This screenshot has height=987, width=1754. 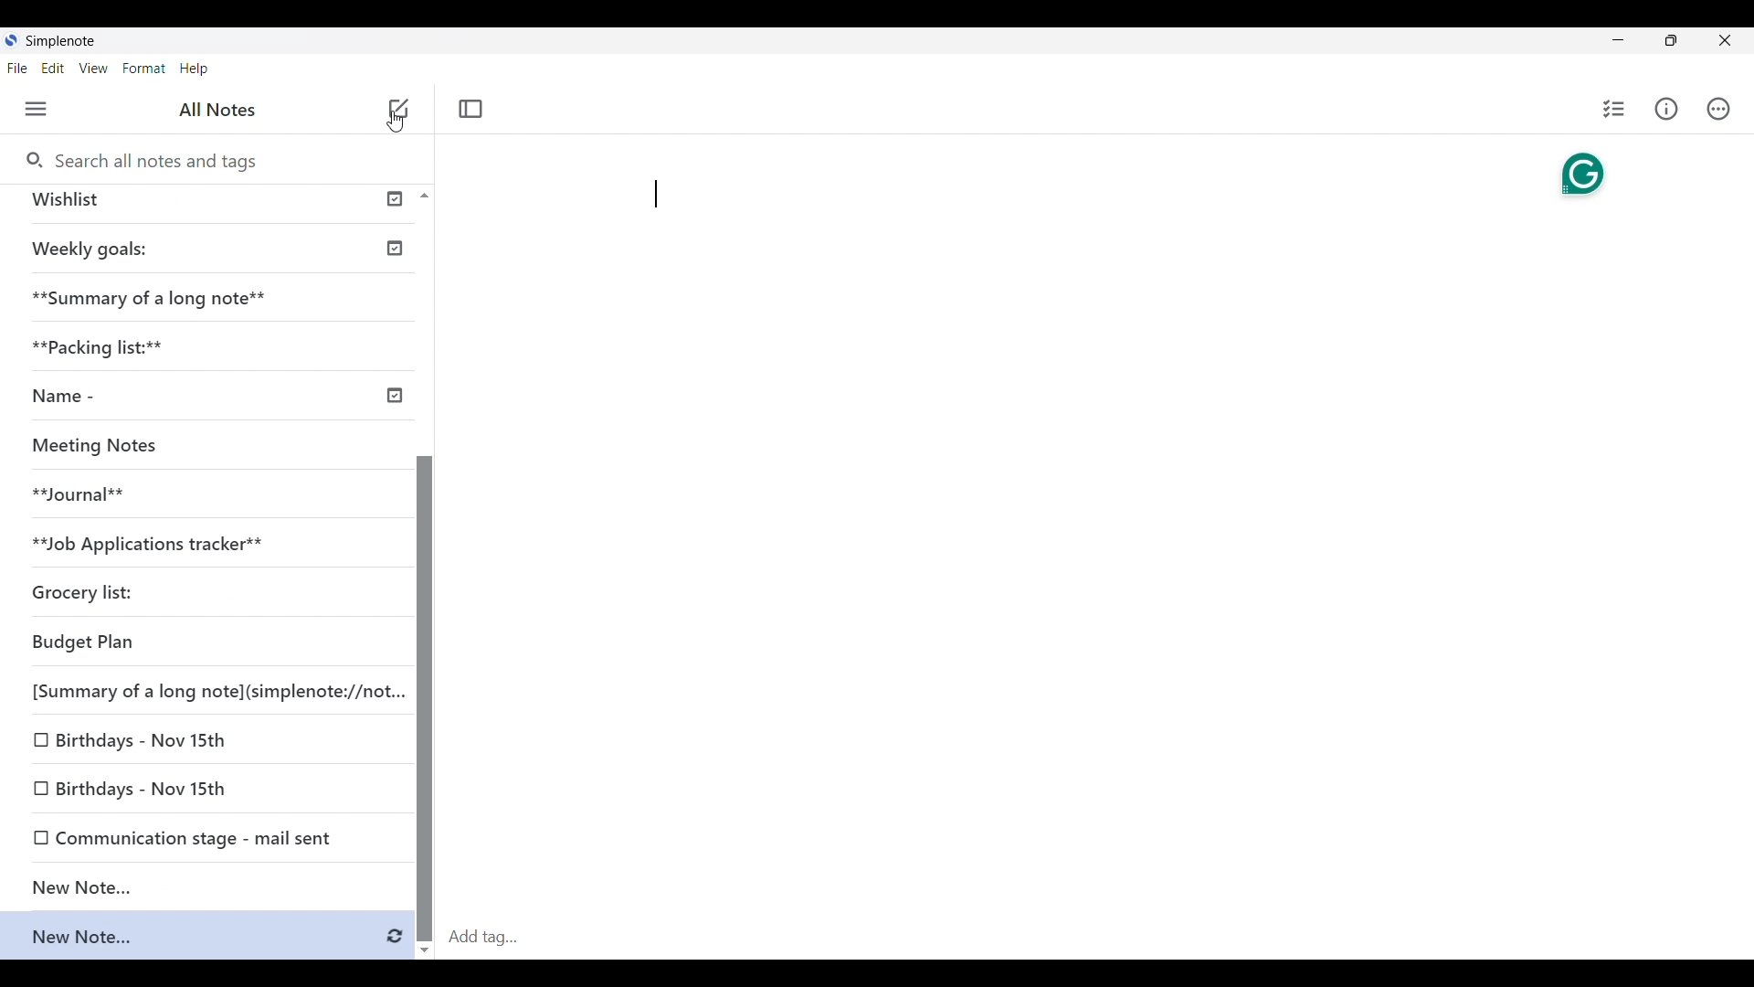 What do you see at coordinates (12, 40) in the screenshot?
I see `Software logo` at bounding box center [12, 40].